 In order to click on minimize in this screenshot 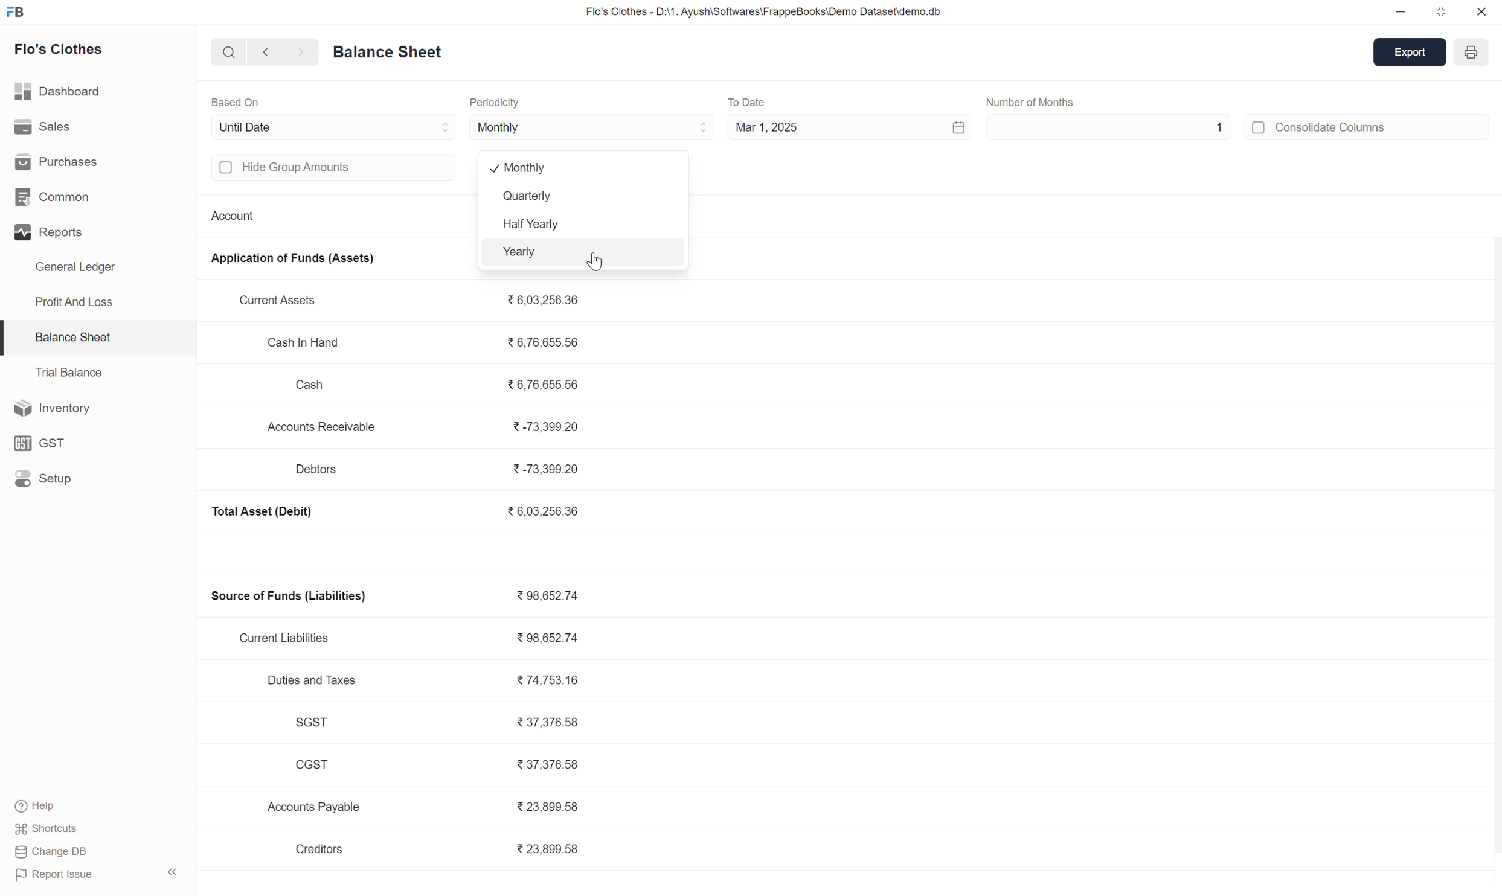, I will do `click(1398, 12)`.